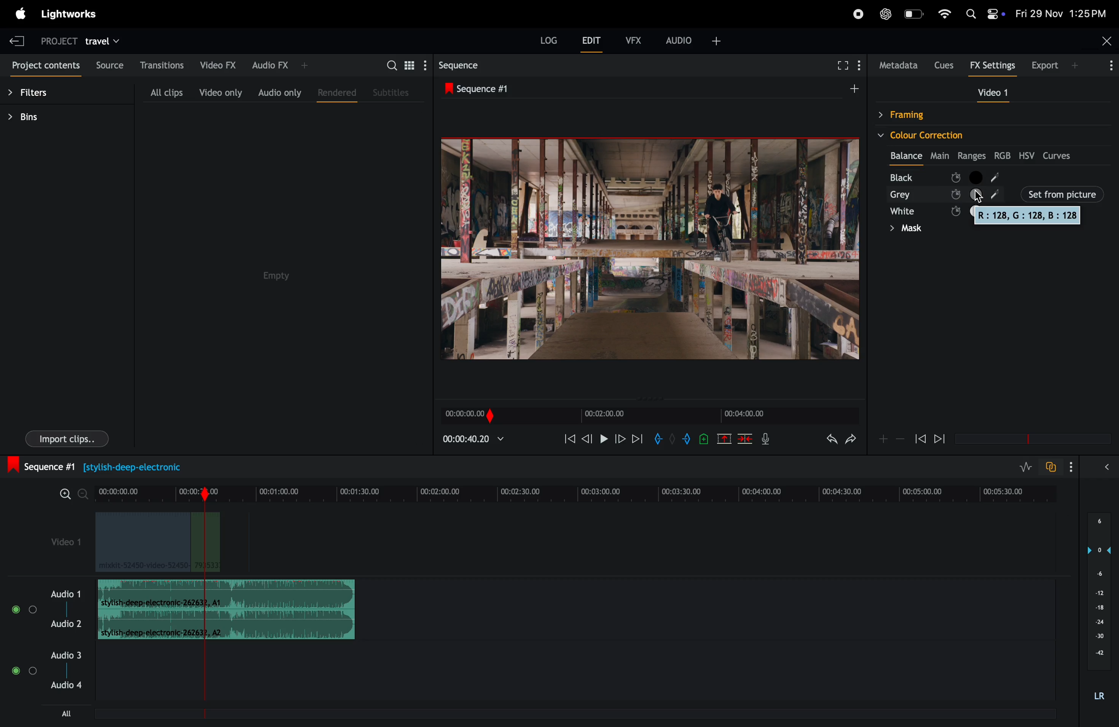  Describe the element at coordinates (828, 441) in the screenshot. I see `undo` at that location.